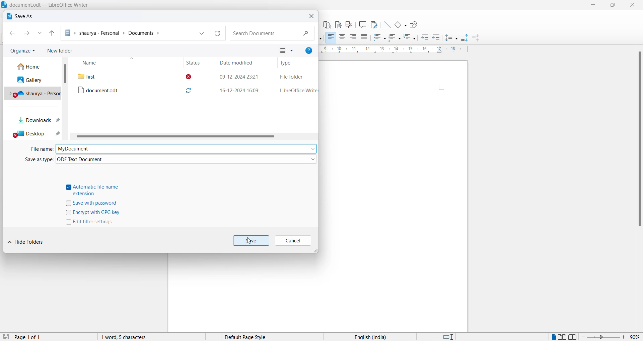  I want to click on Gallery, so click(33, 81).